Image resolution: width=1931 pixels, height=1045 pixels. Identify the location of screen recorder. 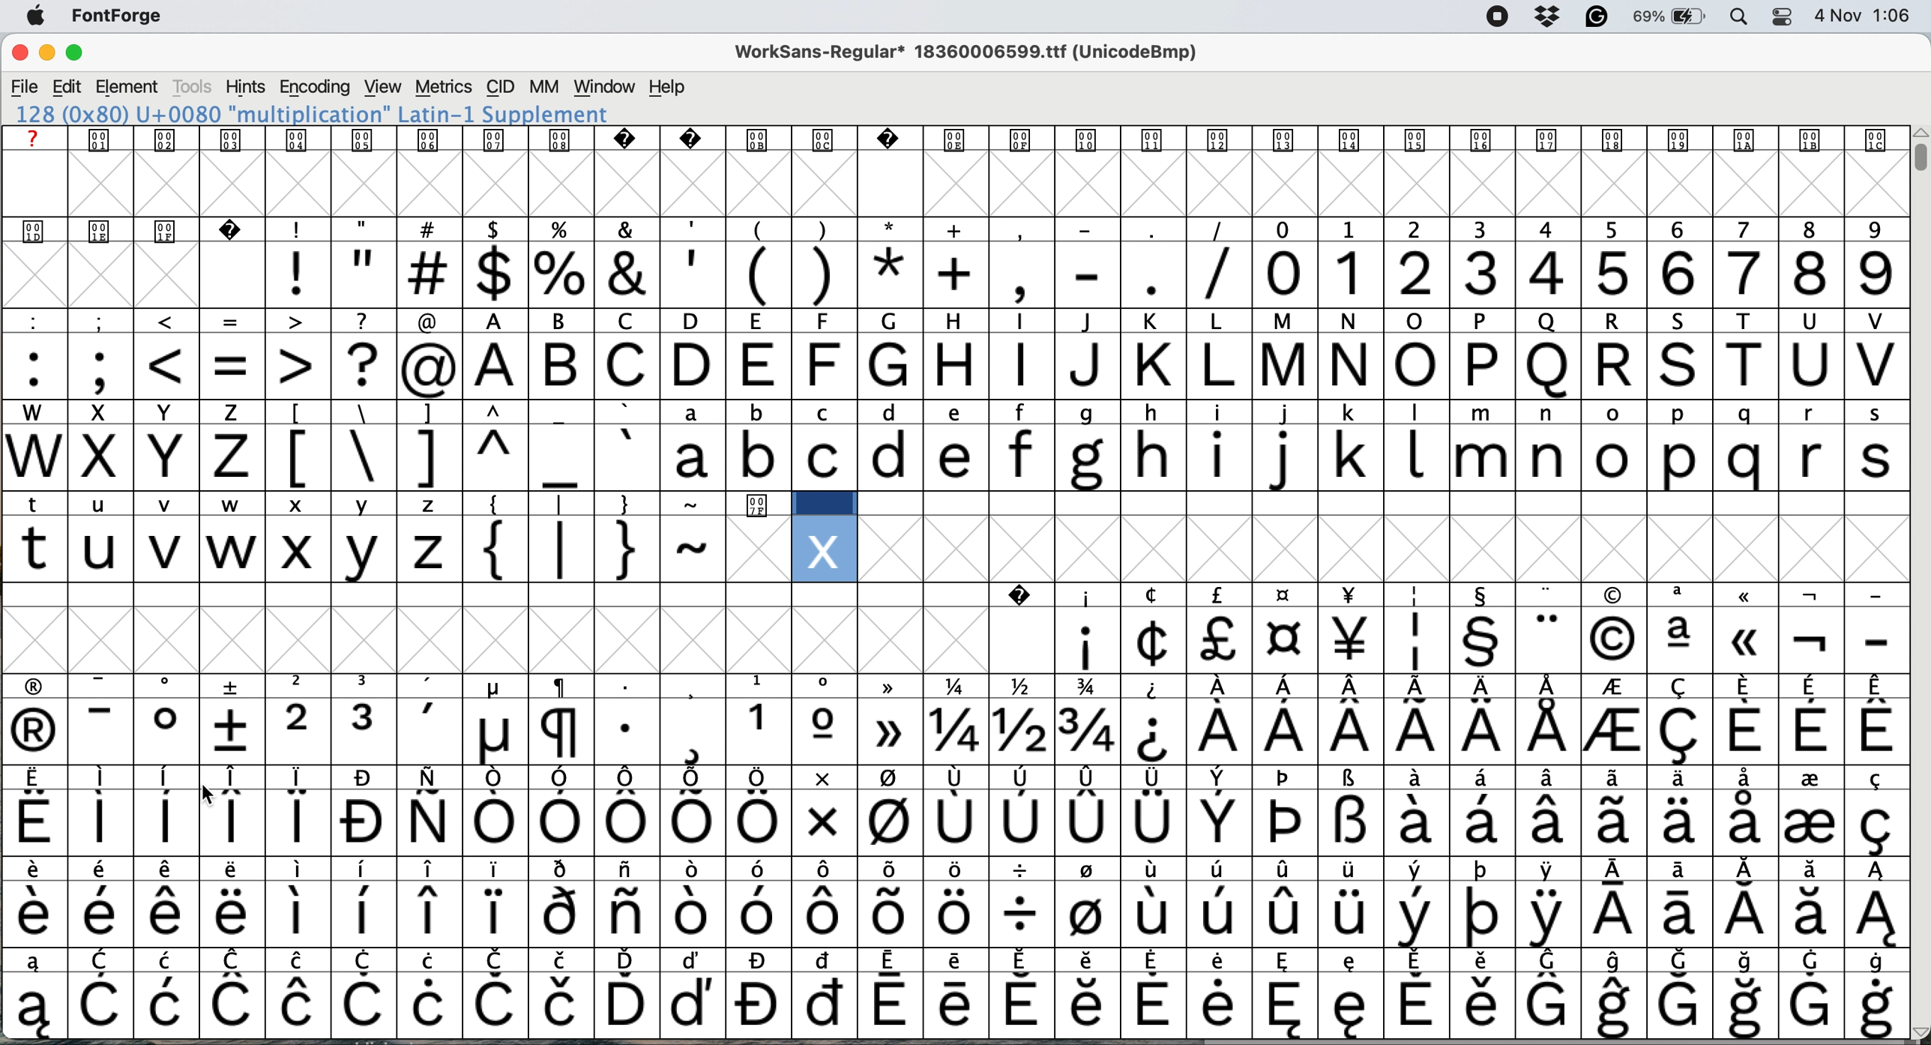
(1492, 17).